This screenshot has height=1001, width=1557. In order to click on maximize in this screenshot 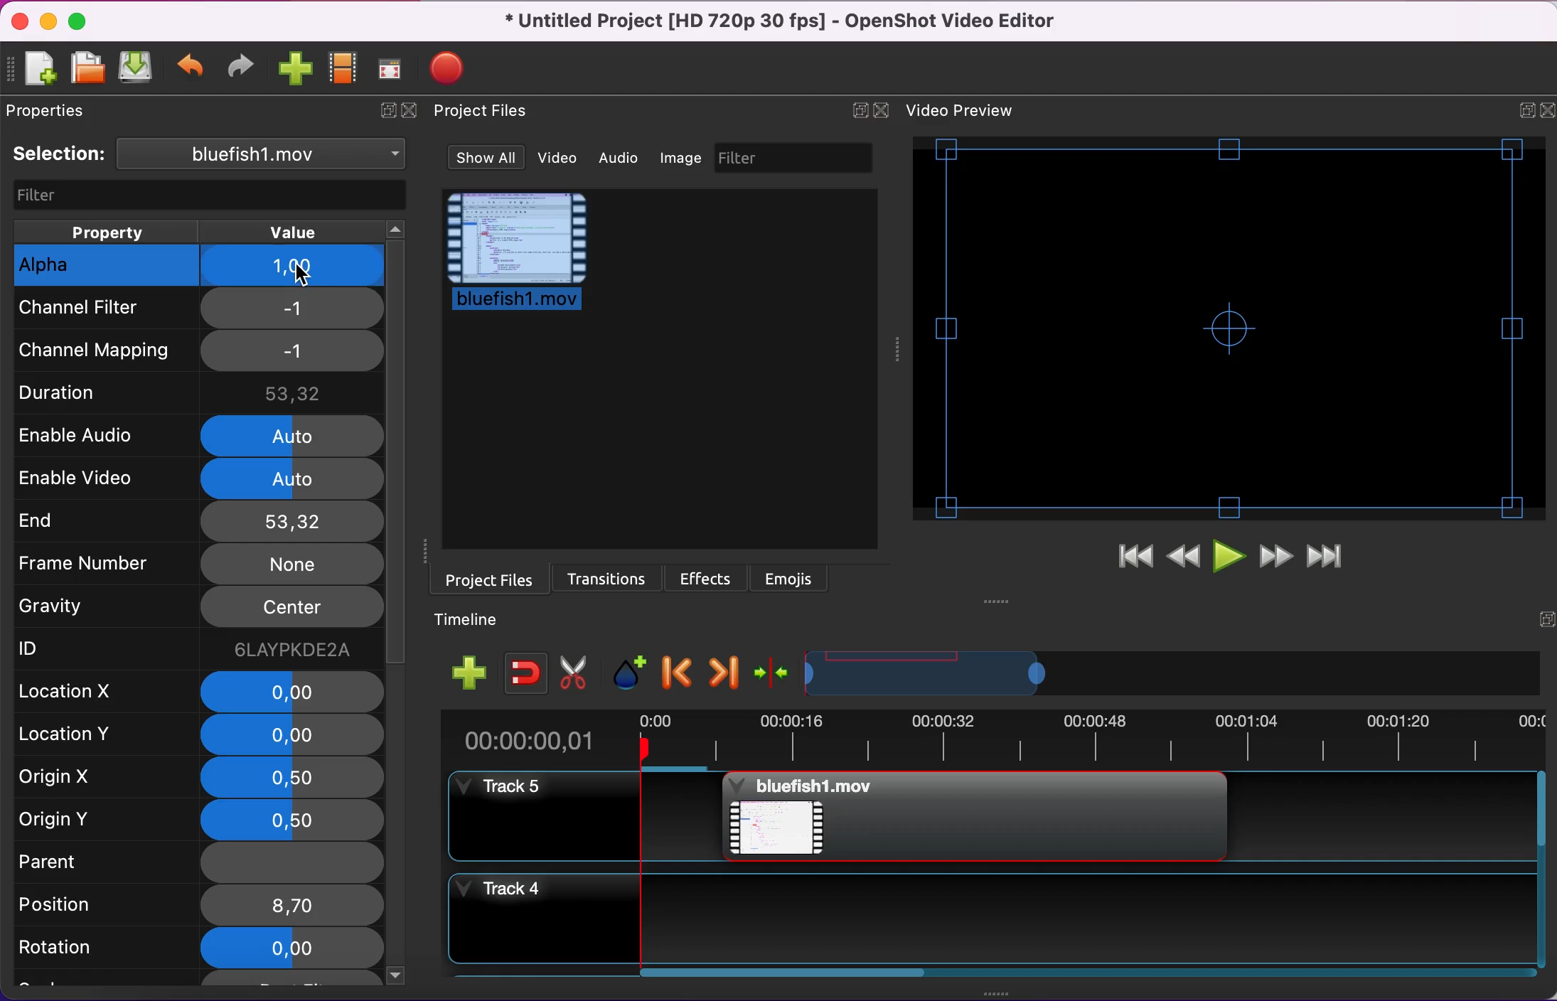, I will do `click(82, 25)`.